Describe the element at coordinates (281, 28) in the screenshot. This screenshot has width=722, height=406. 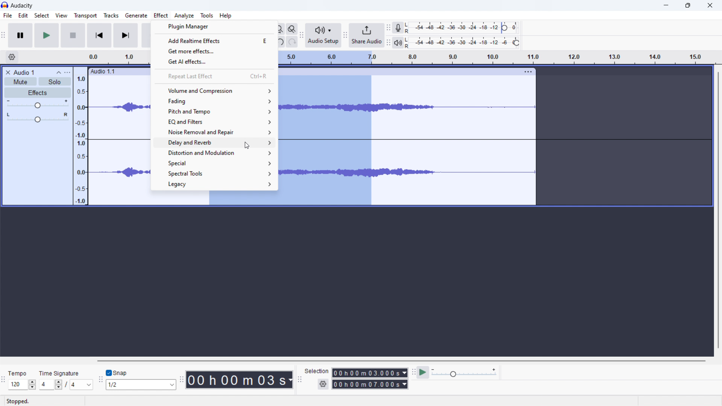
I see `fill selection to width` at that location.